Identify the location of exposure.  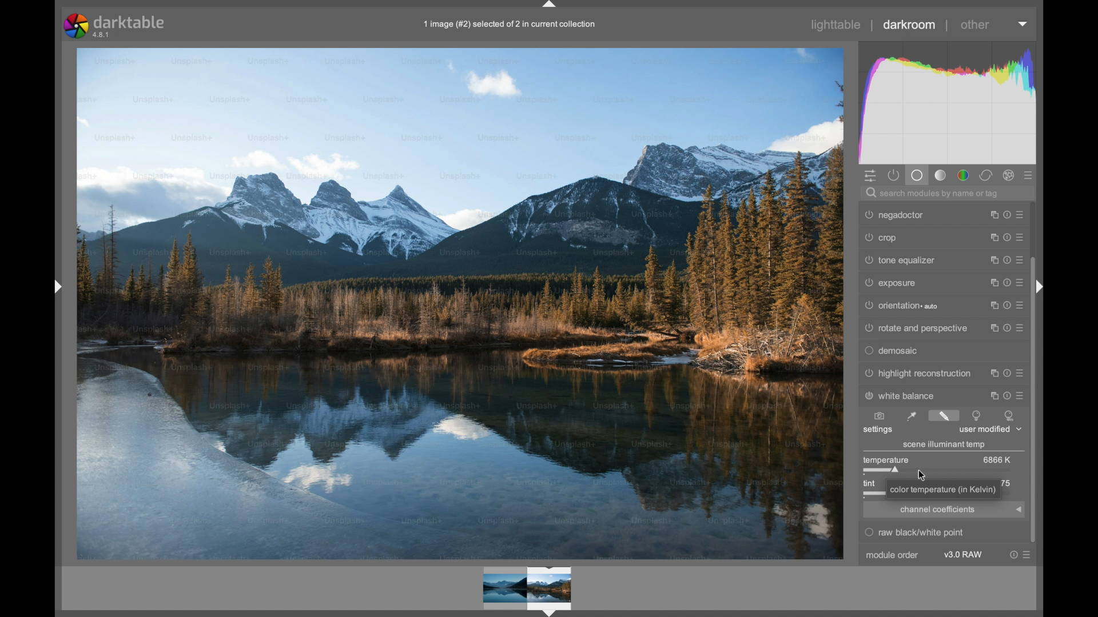
(889, 282).